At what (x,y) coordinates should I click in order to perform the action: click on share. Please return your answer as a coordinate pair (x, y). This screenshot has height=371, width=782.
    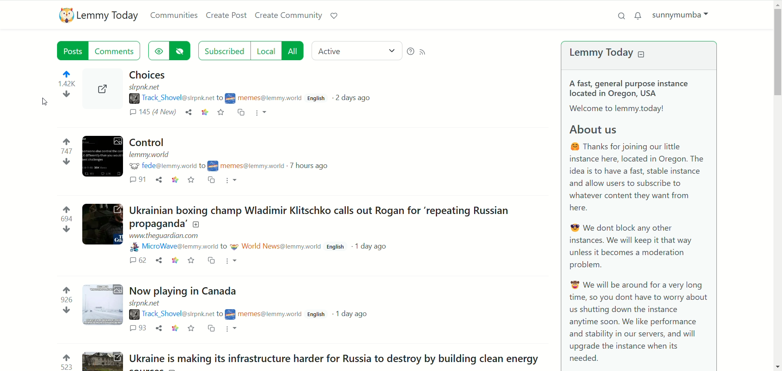
    Looking at the image, I should click on (159, 328).